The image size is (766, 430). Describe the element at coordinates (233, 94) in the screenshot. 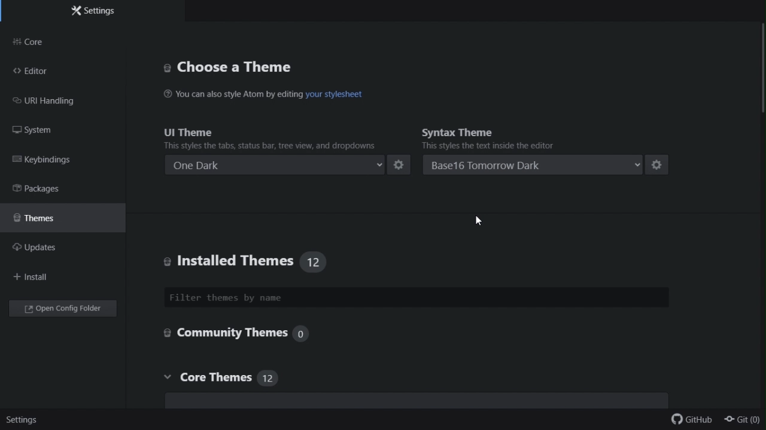

I see `You can also style Atom by editing` at that location.